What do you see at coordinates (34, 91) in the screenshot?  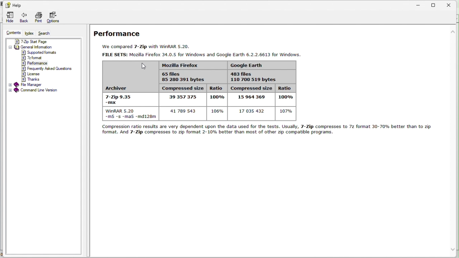 I see `Command line version` at bounding box center [34, 91].